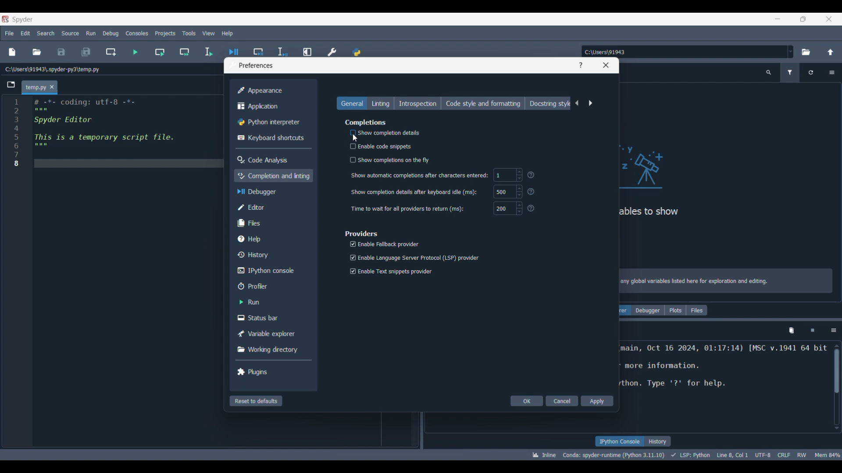  I want to click on 200, so click(508, 209).